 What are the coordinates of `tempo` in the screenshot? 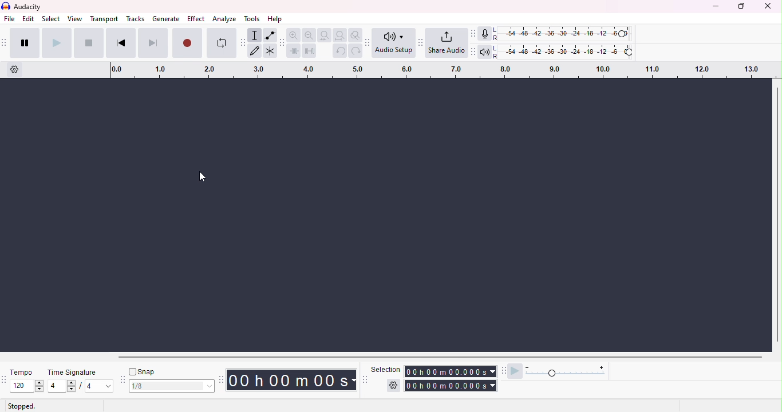 It's located at (22, 371).